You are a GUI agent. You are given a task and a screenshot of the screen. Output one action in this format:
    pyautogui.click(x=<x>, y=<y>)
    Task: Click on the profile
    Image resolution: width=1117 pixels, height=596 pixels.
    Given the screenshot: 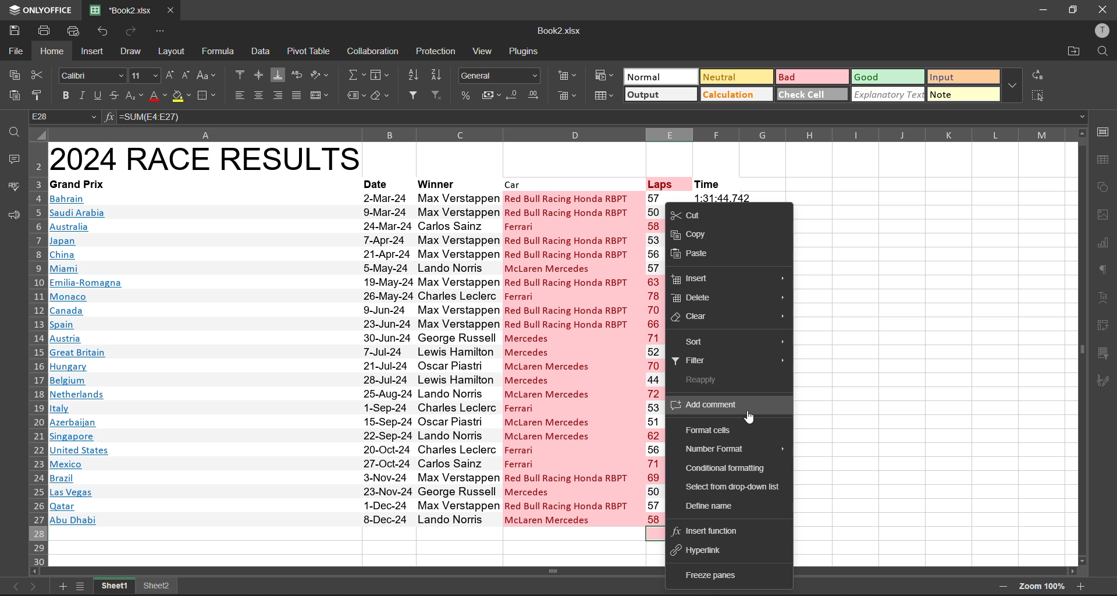 What is the action you would take?
    pyautogui.click(x=1100, y=30)
    